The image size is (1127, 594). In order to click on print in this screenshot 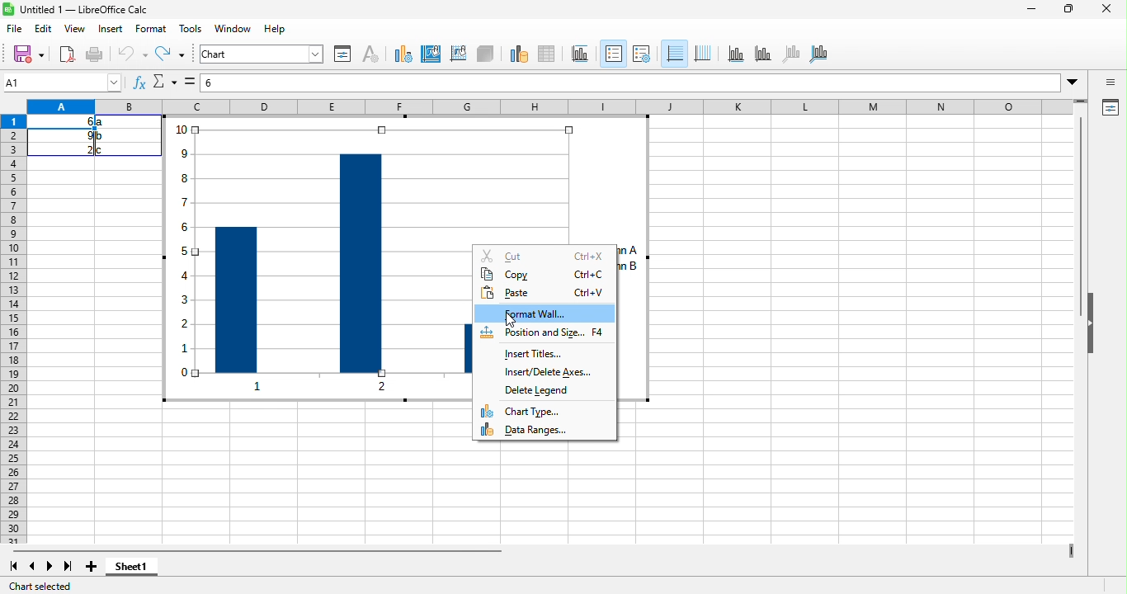, I will do `click(95, 54)`.